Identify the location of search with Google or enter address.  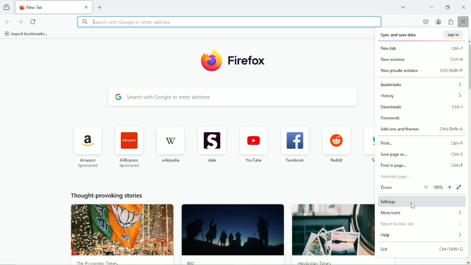
(229, 21).